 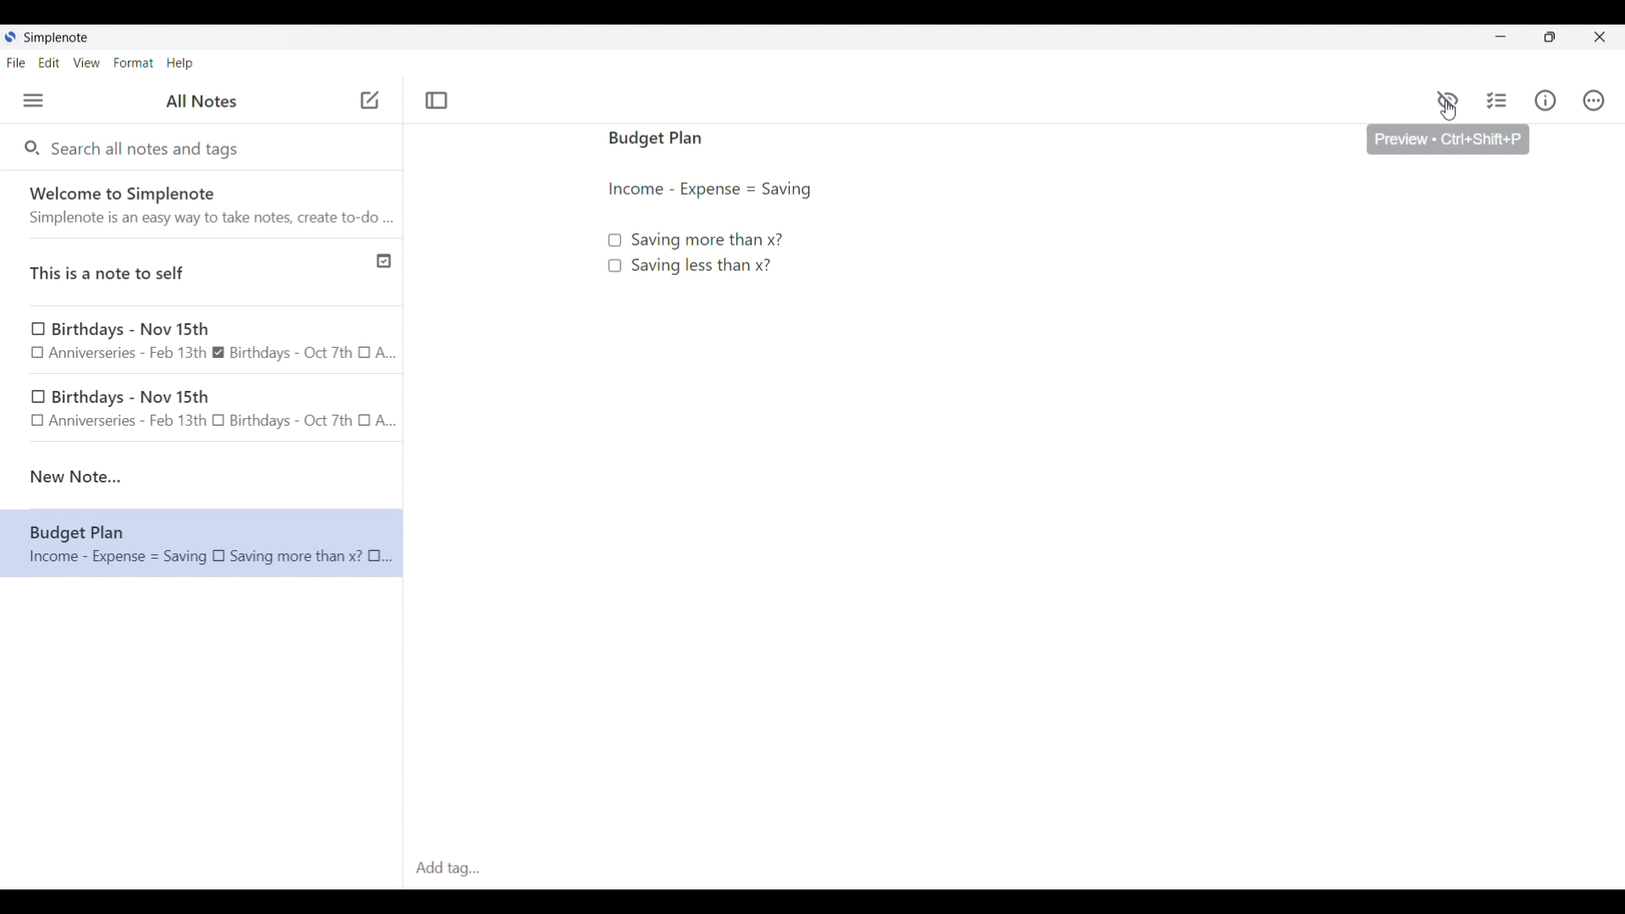 I want to click on Note text changed, so click(x=201, y=542).